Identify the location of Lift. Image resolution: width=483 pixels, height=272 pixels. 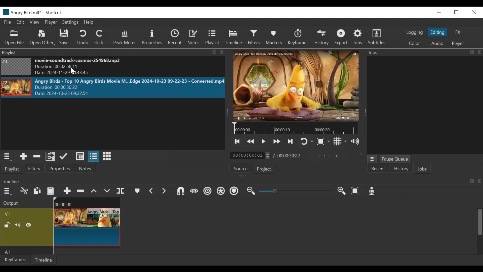
(95, 191).